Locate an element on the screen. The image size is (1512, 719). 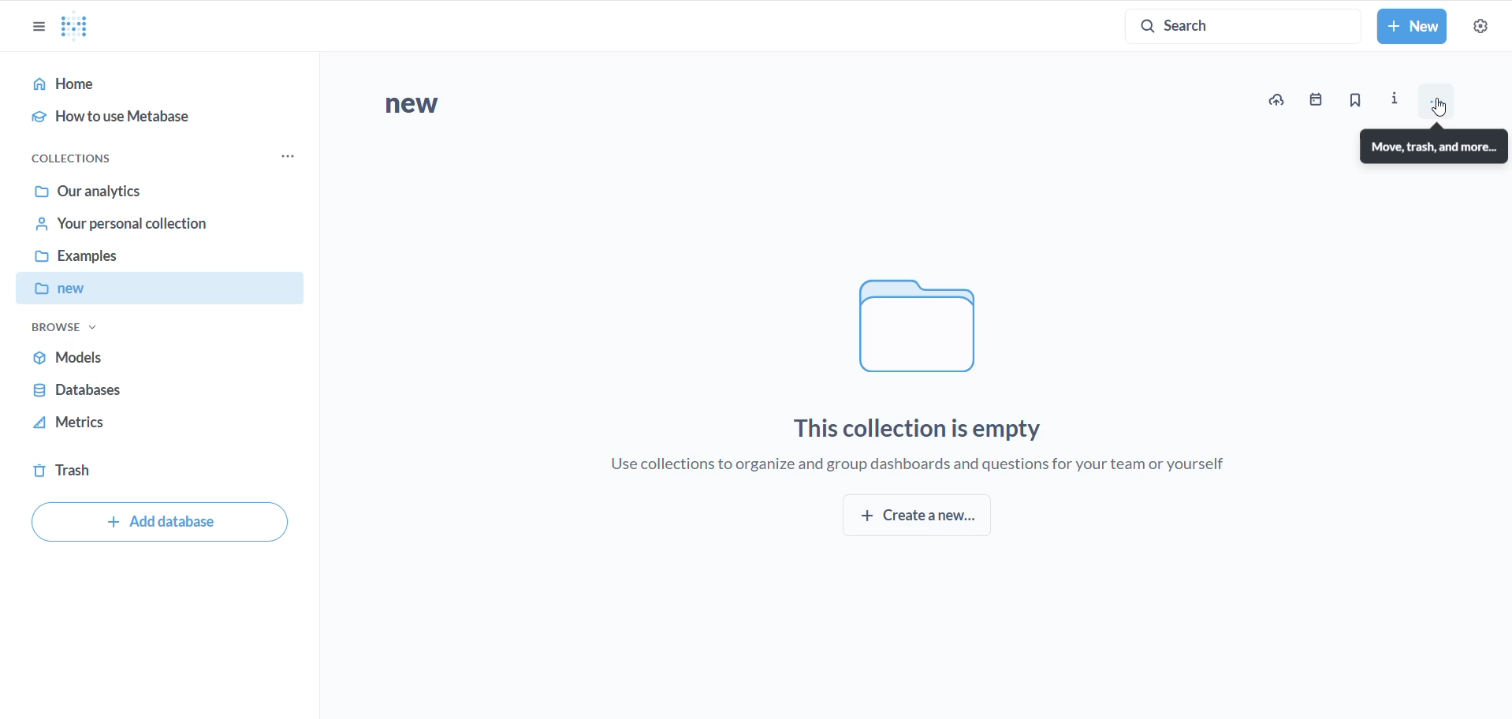
create new is located at coordinates (925, 519).